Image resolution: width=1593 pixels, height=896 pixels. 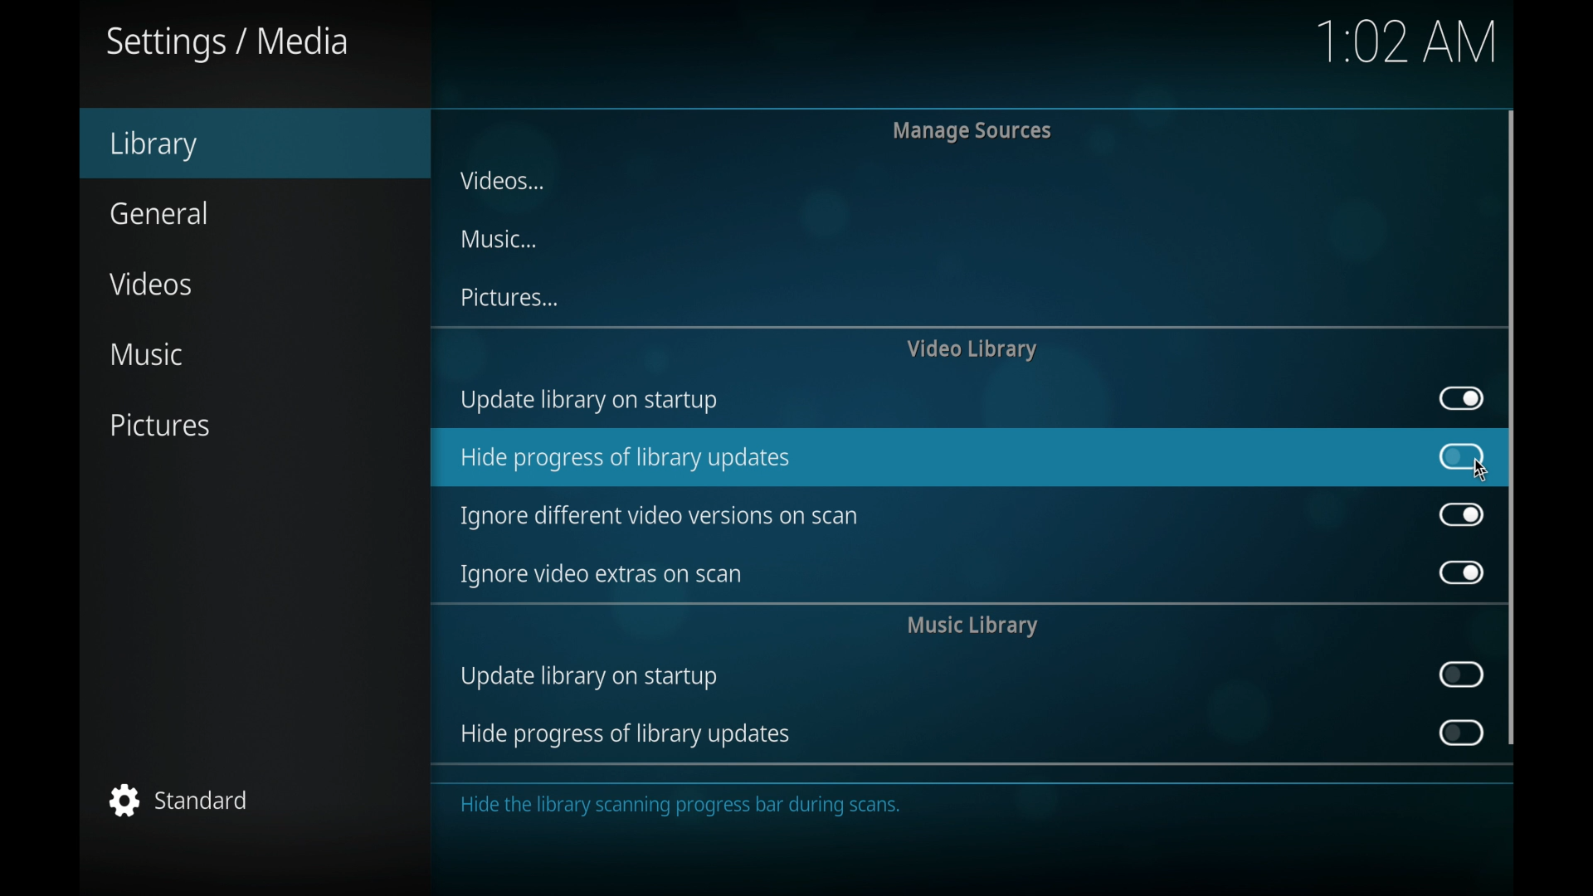 I want to click on 1:02 AM, so click(x=1410, y=49).